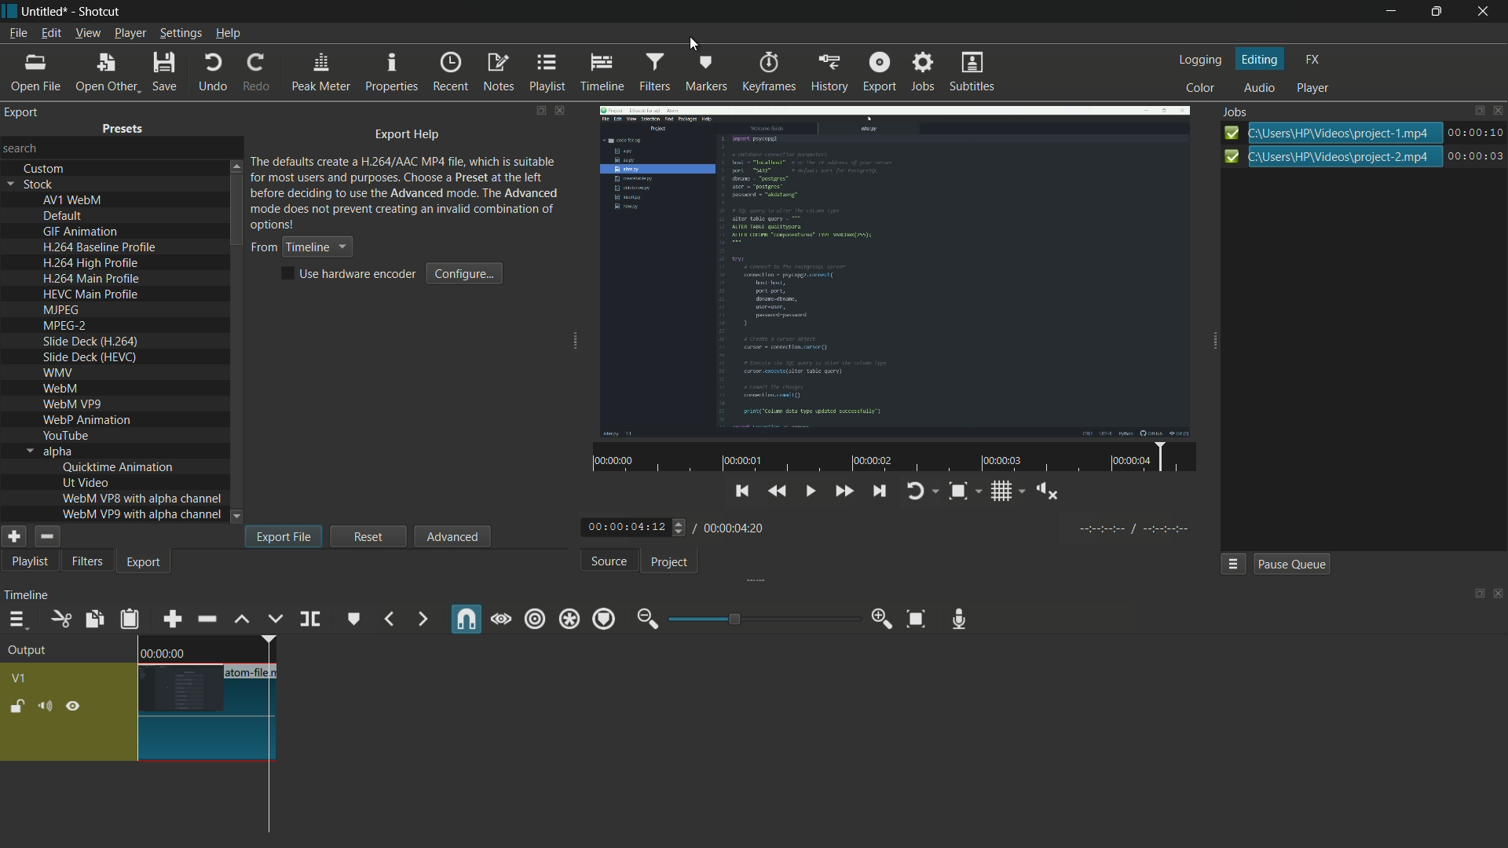 This screenshot has width=1508, height=848. Describe the element at coordinates (408, 136) in the screenshot. I see `export help` at that location.